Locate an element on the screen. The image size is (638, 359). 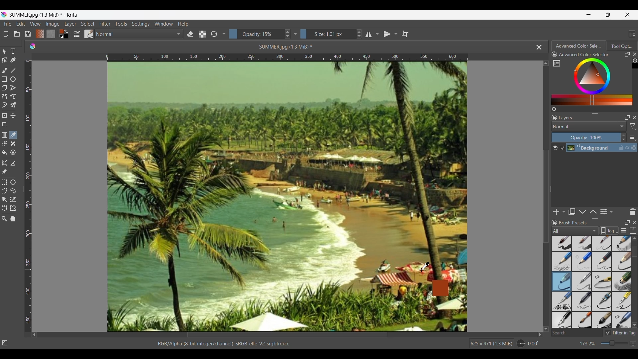
Change zoom is located at coordinates (614, 343).